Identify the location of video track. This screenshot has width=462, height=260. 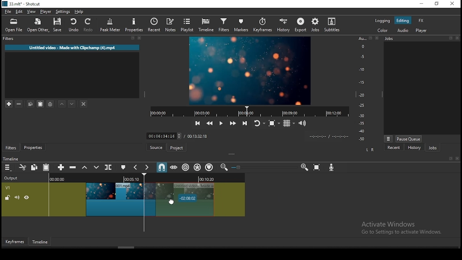
(123, 195).